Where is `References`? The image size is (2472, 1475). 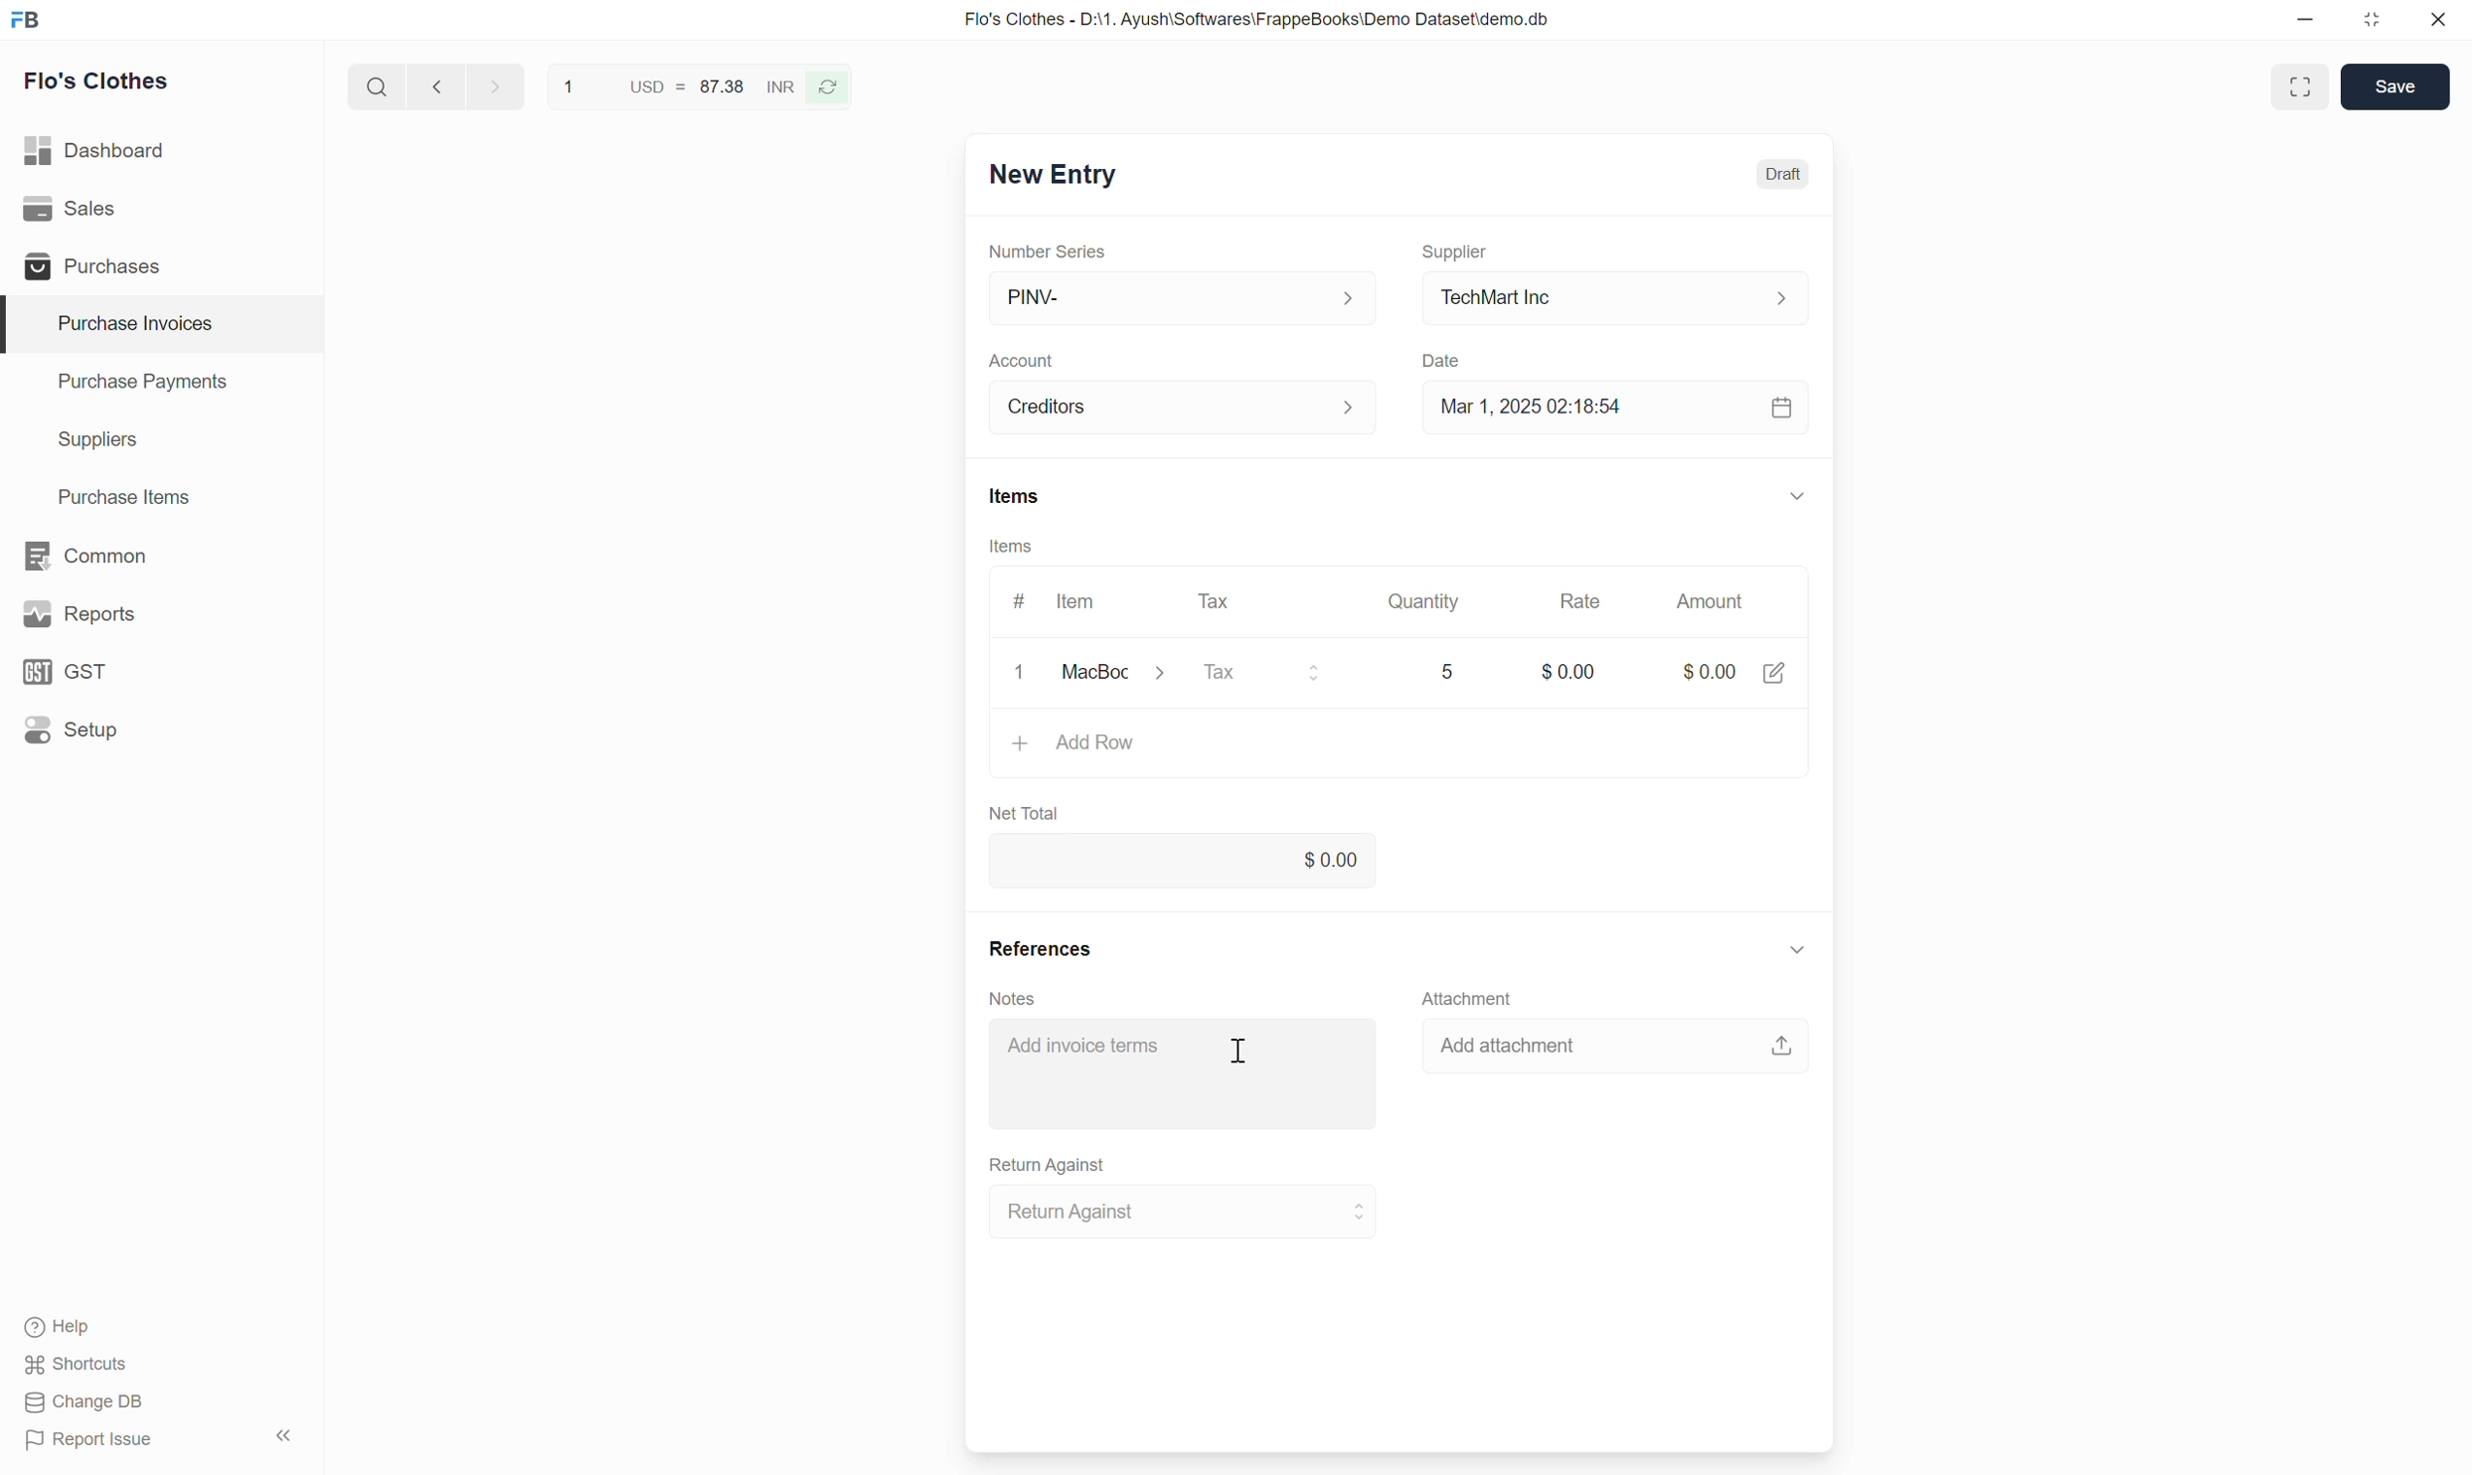
References is located at coordinates (1041, 948).